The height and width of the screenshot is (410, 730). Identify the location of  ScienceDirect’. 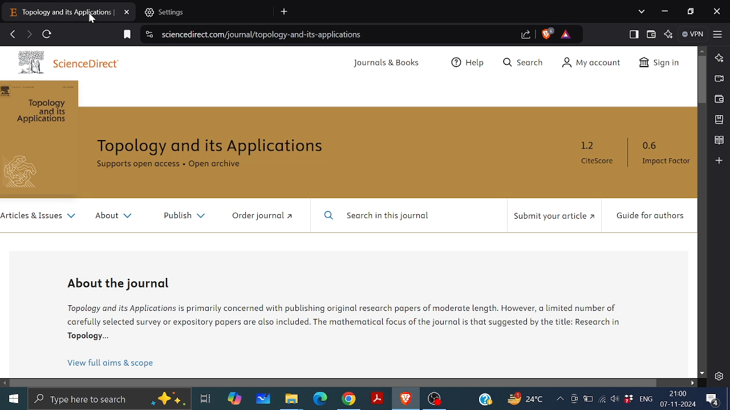
(97, 64).